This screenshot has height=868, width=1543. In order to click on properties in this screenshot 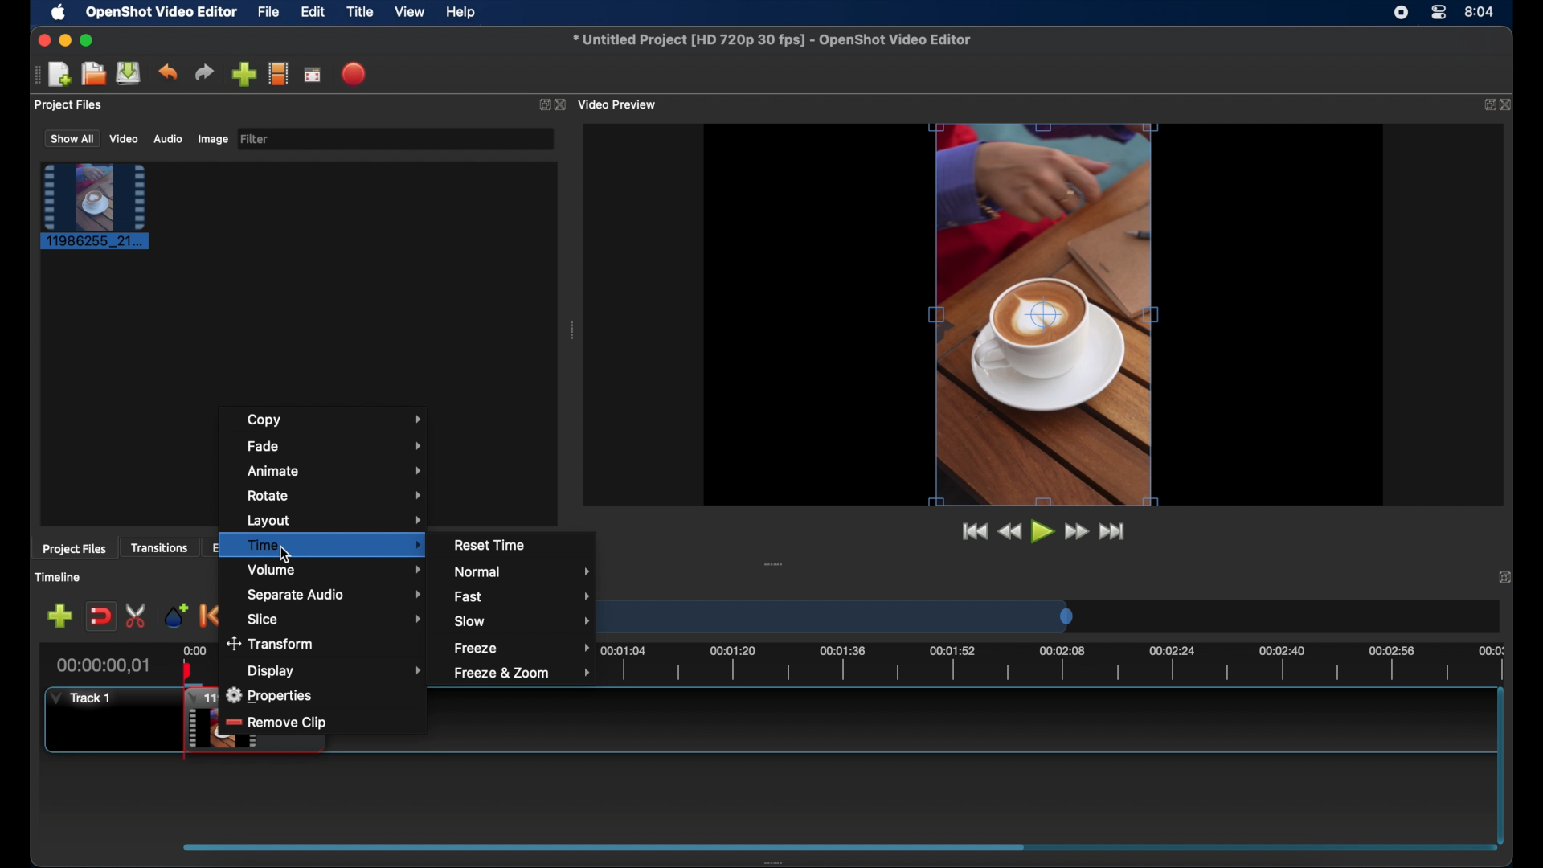, I will do `click(268, 695)`.